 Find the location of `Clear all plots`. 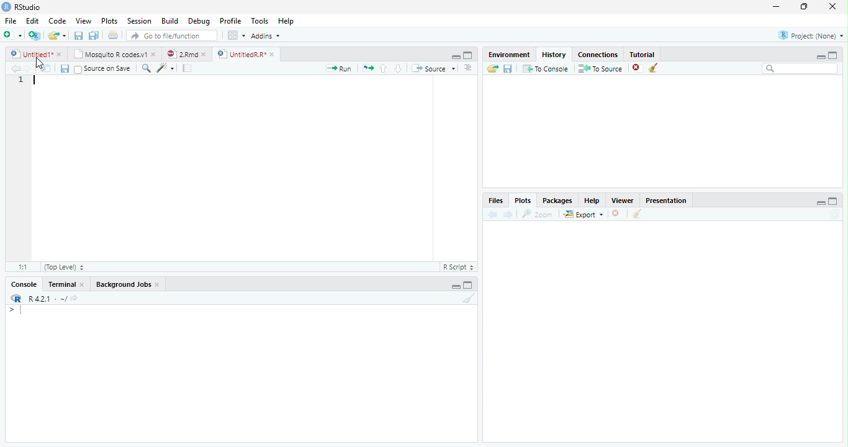

Clear all plots is located at coordinates (638, 214).